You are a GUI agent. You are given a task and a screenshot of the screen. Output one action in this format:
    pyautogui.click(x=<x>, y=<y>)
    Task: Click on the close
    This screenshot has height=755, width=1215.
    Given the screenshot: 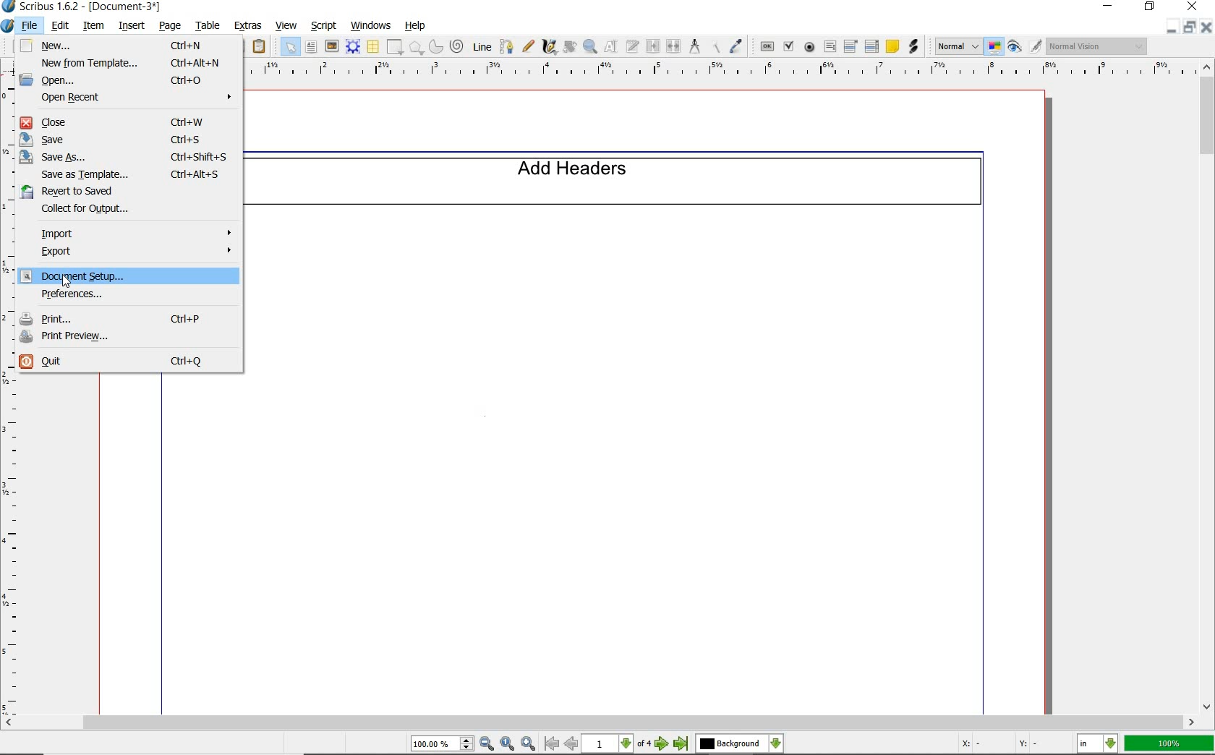 What is the action you would take?
    pyautogui.click(x=131, y=122)
    